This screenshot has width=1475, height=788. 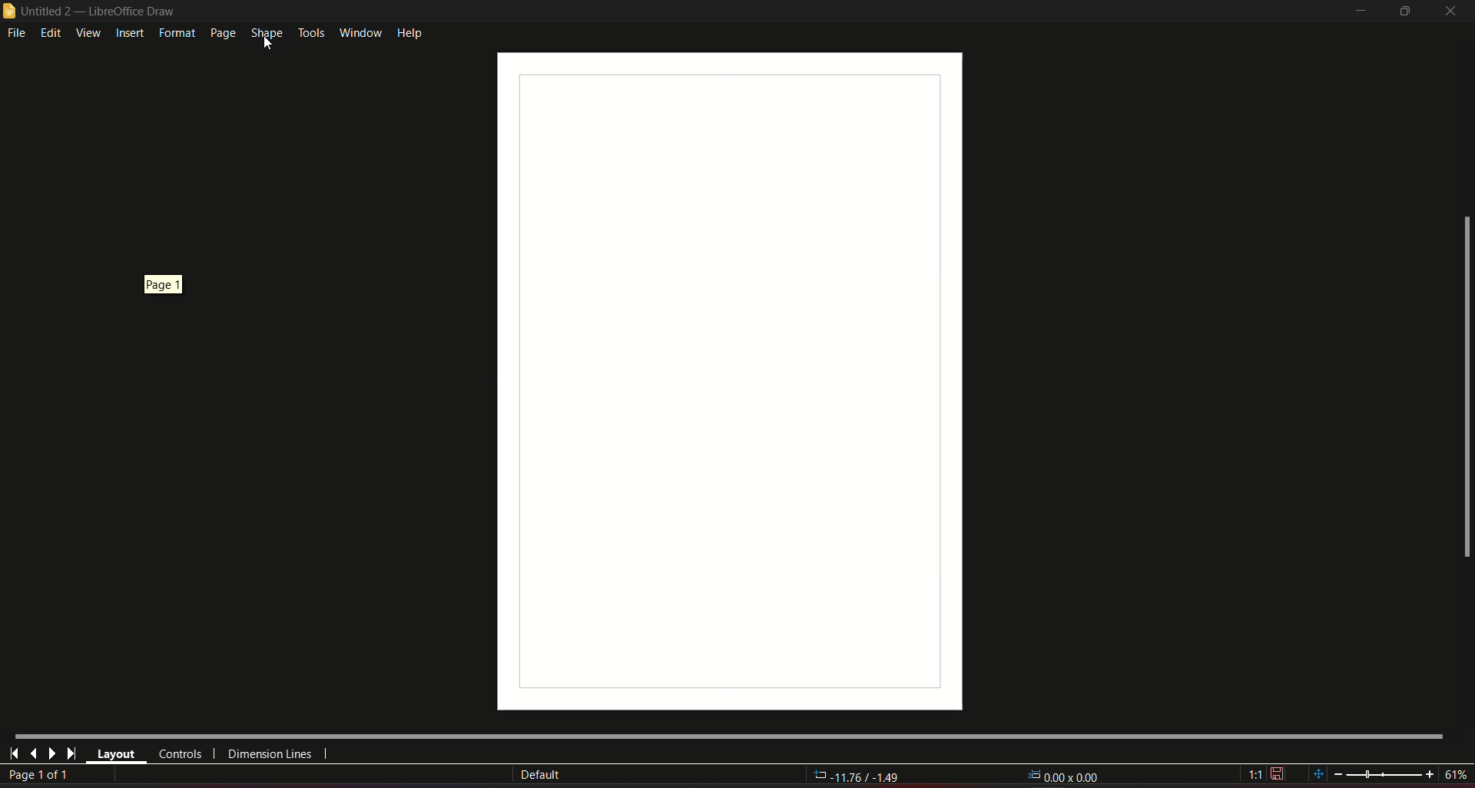 What do you see at coordinates (1356, 12) in the screenshot?
I see `minimize` at bounding box center [1356, 12].